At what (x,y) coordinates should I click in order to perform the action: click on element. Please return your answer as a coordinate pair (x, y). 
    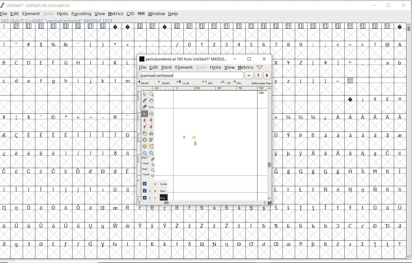
    Looking at the image, I should click on (183, 67).